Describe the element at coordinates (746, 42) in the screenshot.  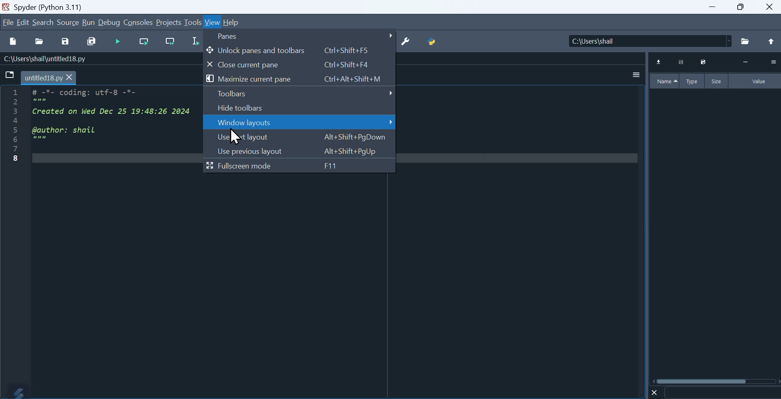
I see `Folder` at that location.